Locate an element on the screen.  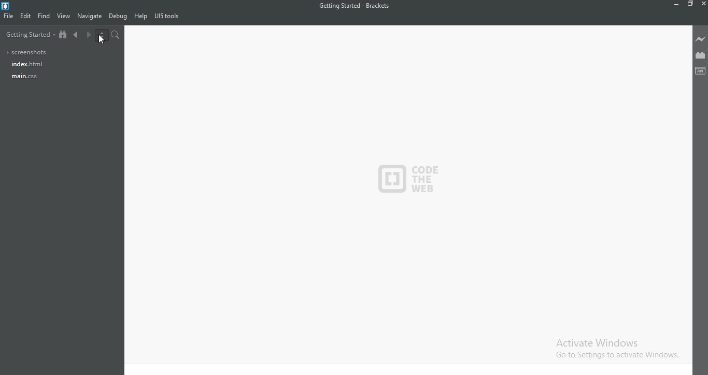
Show file tree is located at coordinates (64, 36).